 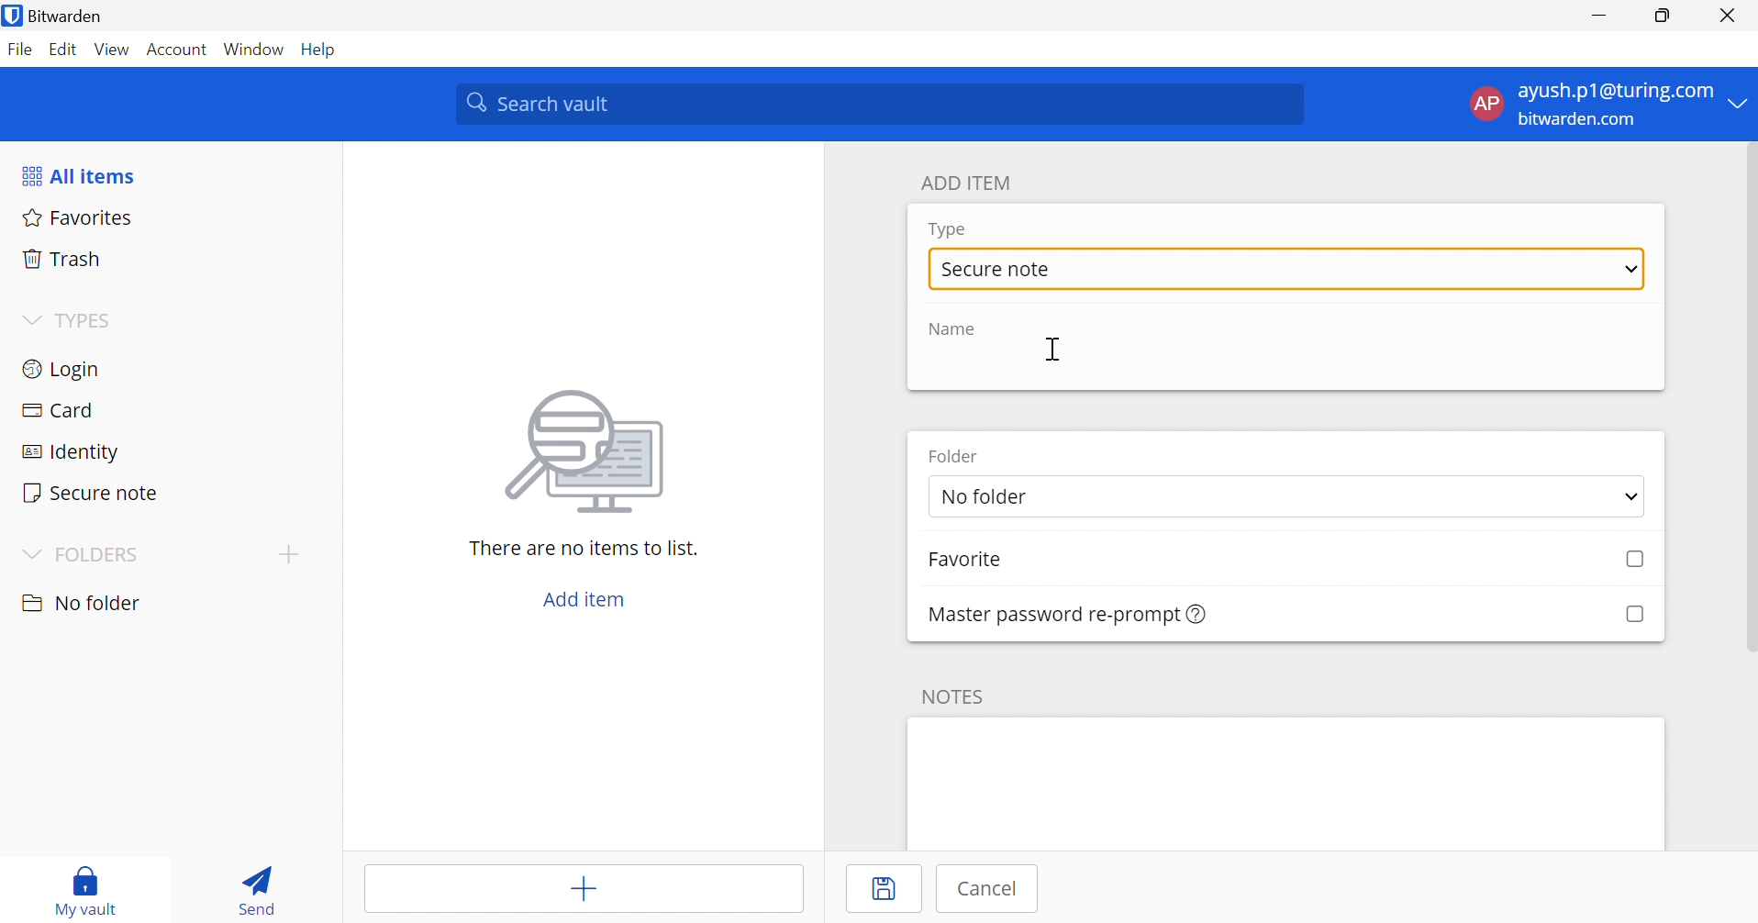 I want to click on image, so click(x=591, y=451).